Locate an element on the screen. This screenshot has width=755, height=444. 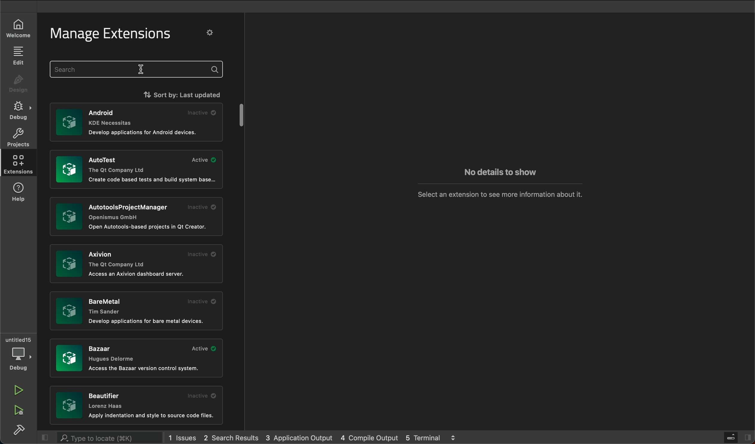
active is located at coordinates (205, 348).